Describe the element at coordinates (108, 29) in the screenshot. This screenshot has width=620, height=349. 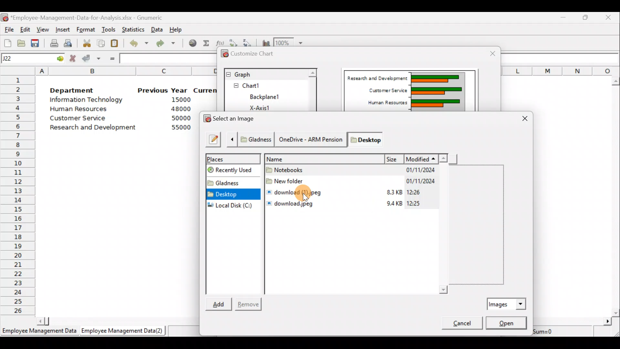
I see `Tools` at that location.